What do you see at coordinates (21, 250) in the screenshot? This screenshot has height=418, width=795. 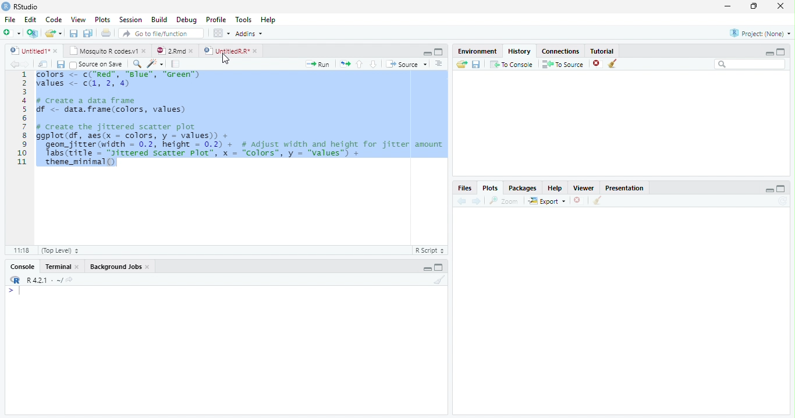 I see `1:1` at bounding box center [21, 250].